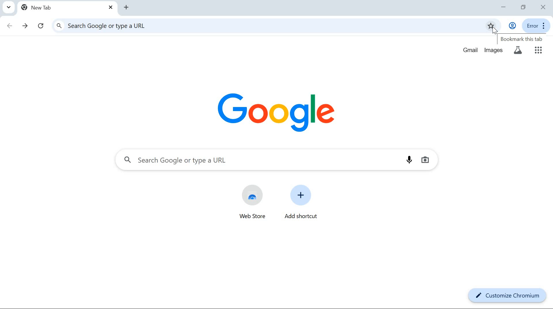 This screenshot has height=309, width=553. I want to click on back, so click(10, 24).